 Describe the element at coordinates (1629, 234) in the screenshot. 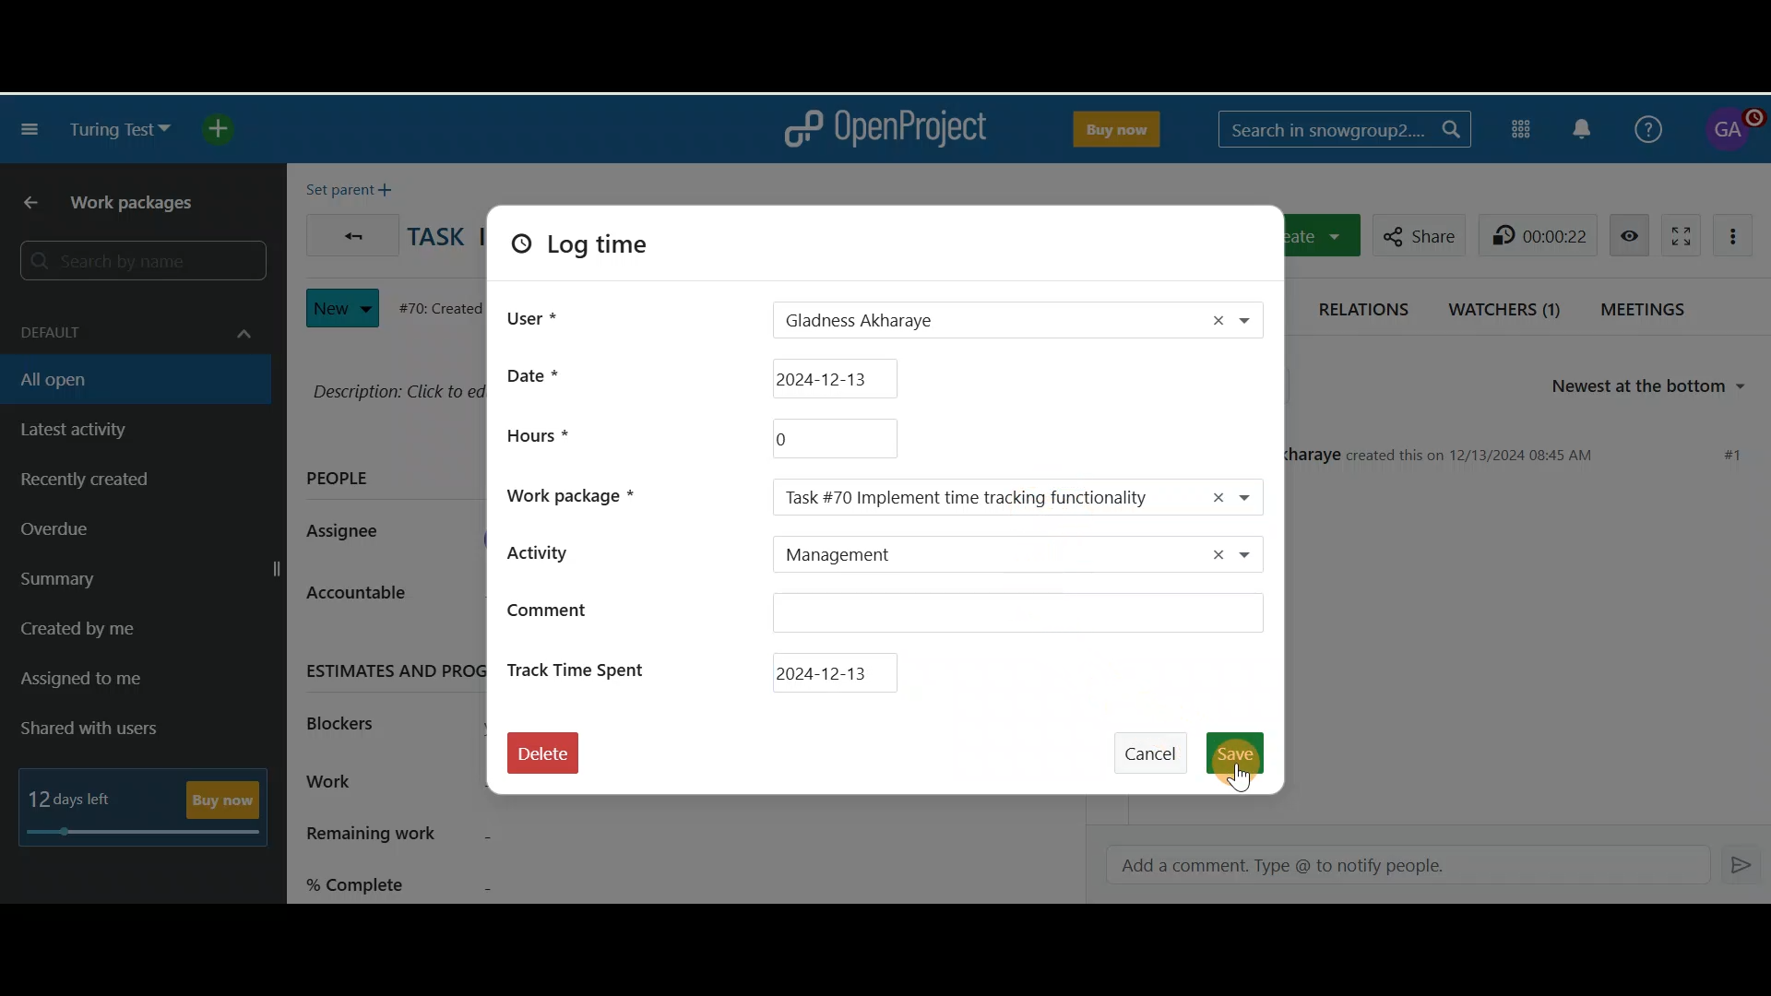

I see `Unwatch work package` at that location.